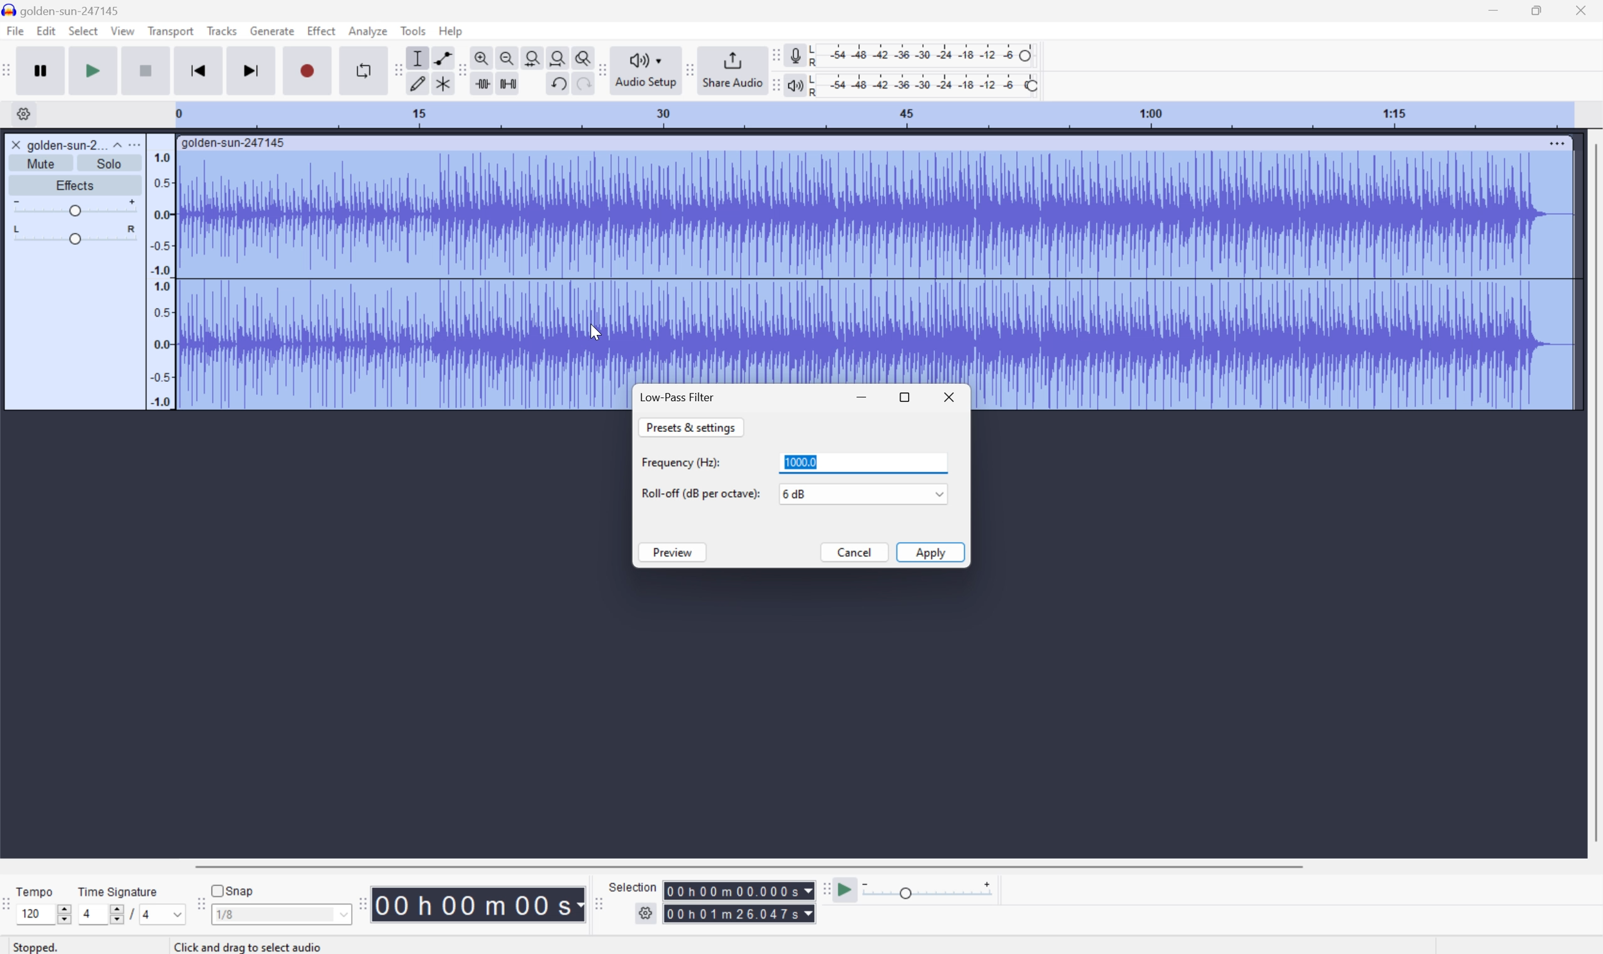 Image resolution: width=1603 pixels, height=954 pixels. I want to click on Close, so click(15, 145).